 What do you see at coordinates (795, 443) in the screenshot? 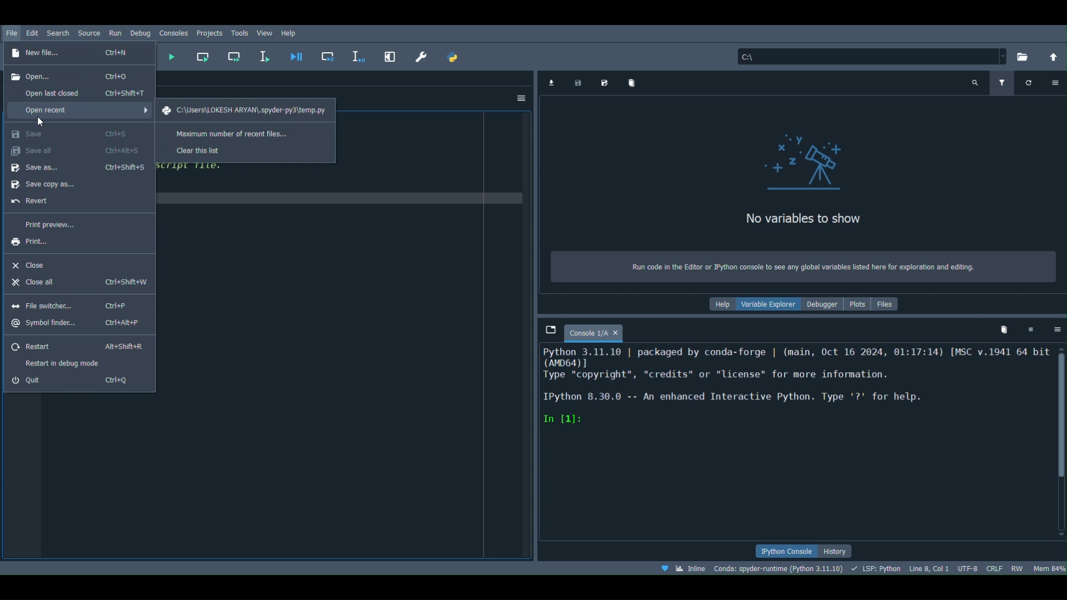
I see `Console editor` at bounding box center [795, 443].